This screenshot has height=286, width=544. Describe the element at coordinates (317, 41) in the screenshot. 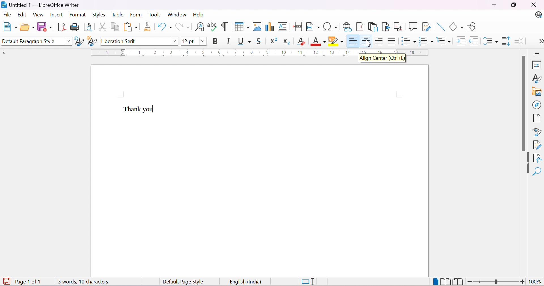

I see `Font Color` at that location.